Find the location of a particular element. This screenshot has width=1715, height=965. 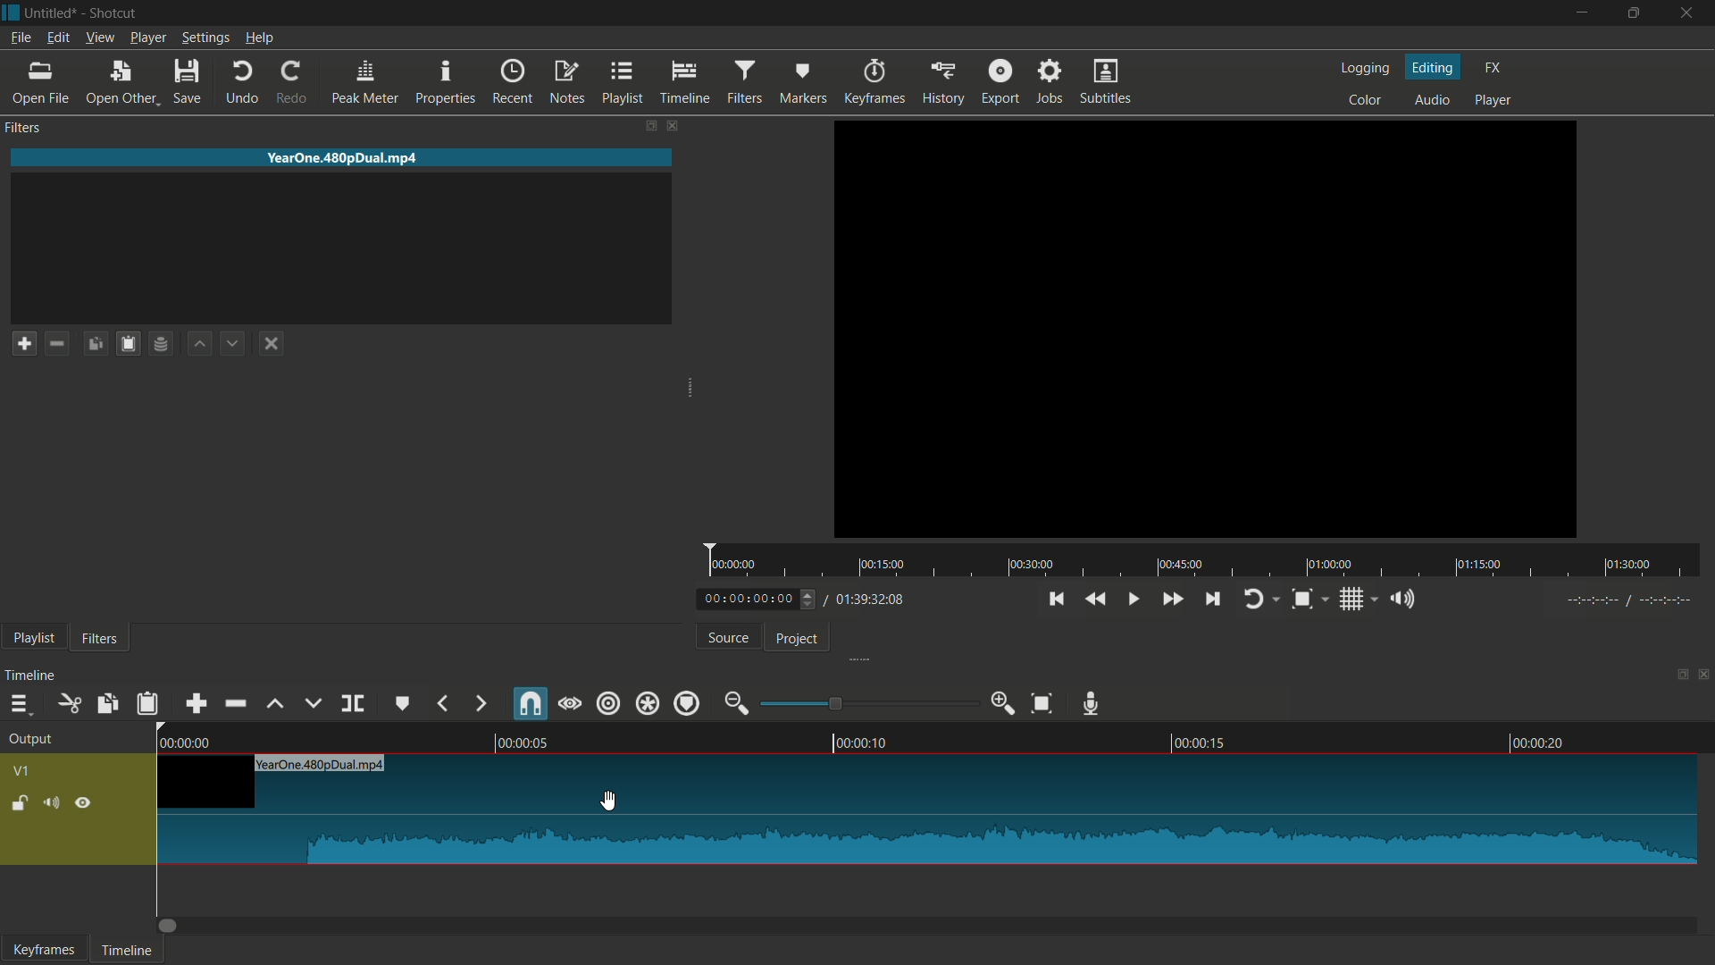

save filter set is located at coordinates (163, 344).